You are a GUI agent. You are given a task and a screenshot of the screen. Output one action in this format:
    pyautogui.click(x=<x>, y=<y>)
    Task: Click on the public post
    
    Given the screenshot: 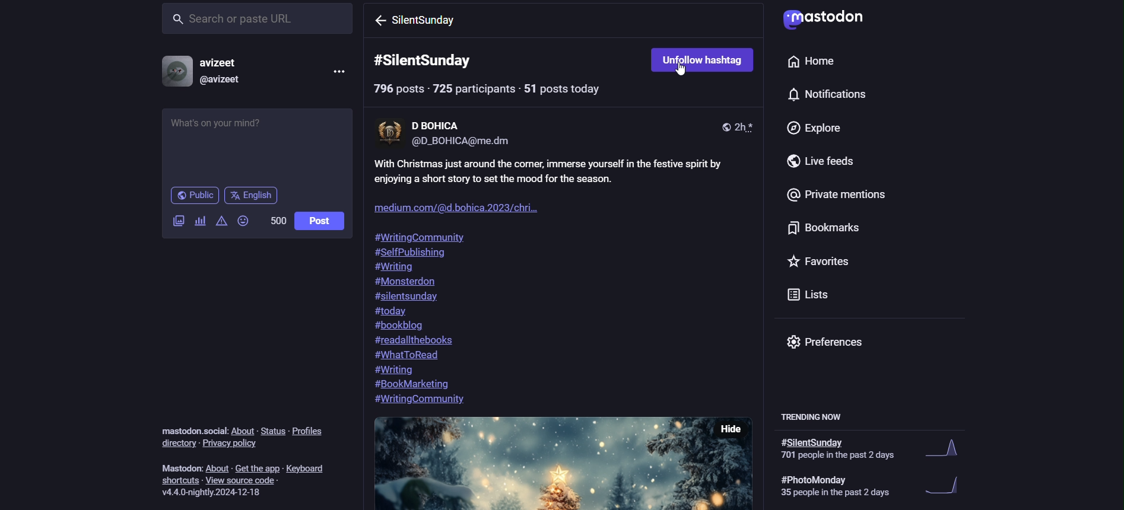 What is the action you would take?
    pyautogui.click(x=718, y=125)
    